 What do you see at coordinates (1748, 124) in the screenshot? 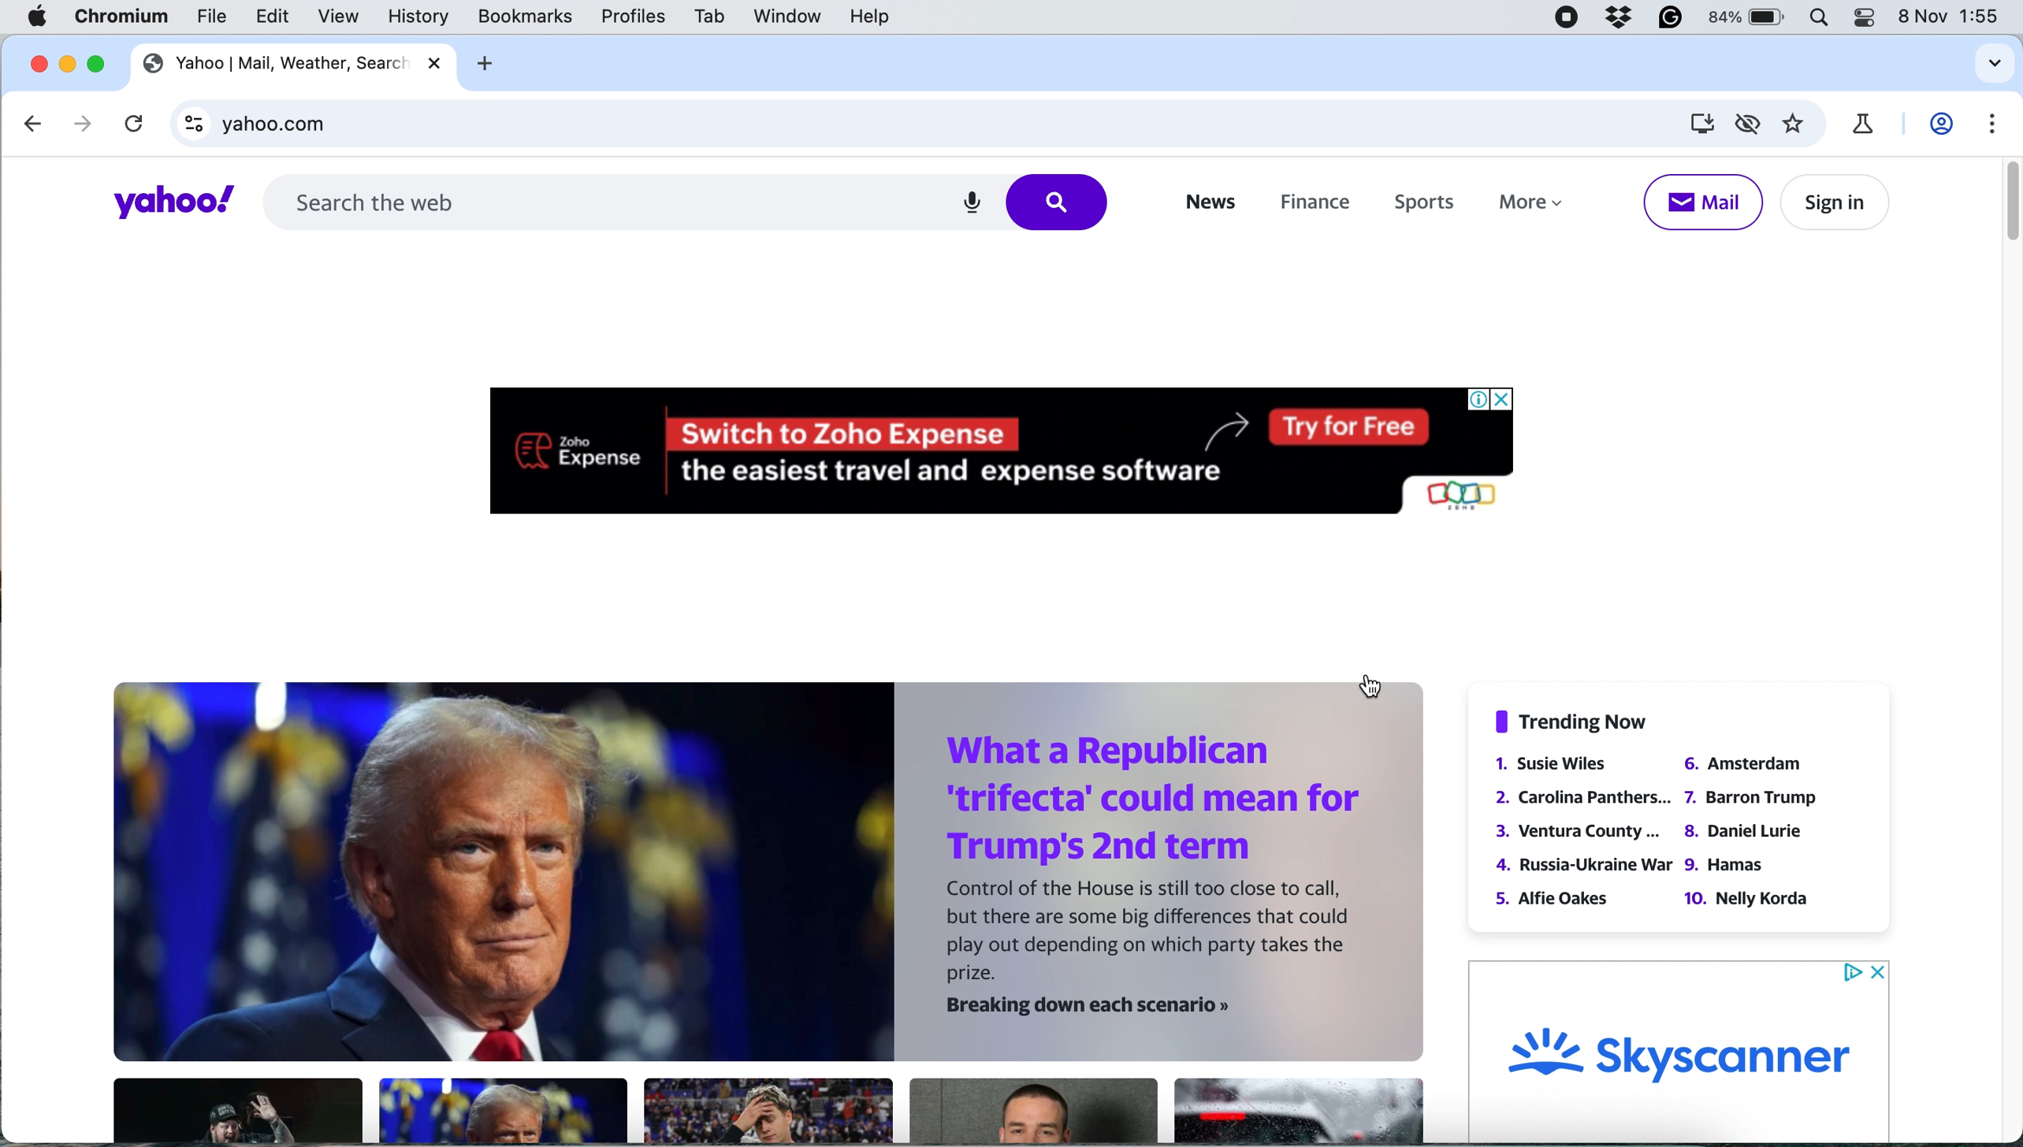
I see `third party cookies limited` at bounding box center [1748, 124].